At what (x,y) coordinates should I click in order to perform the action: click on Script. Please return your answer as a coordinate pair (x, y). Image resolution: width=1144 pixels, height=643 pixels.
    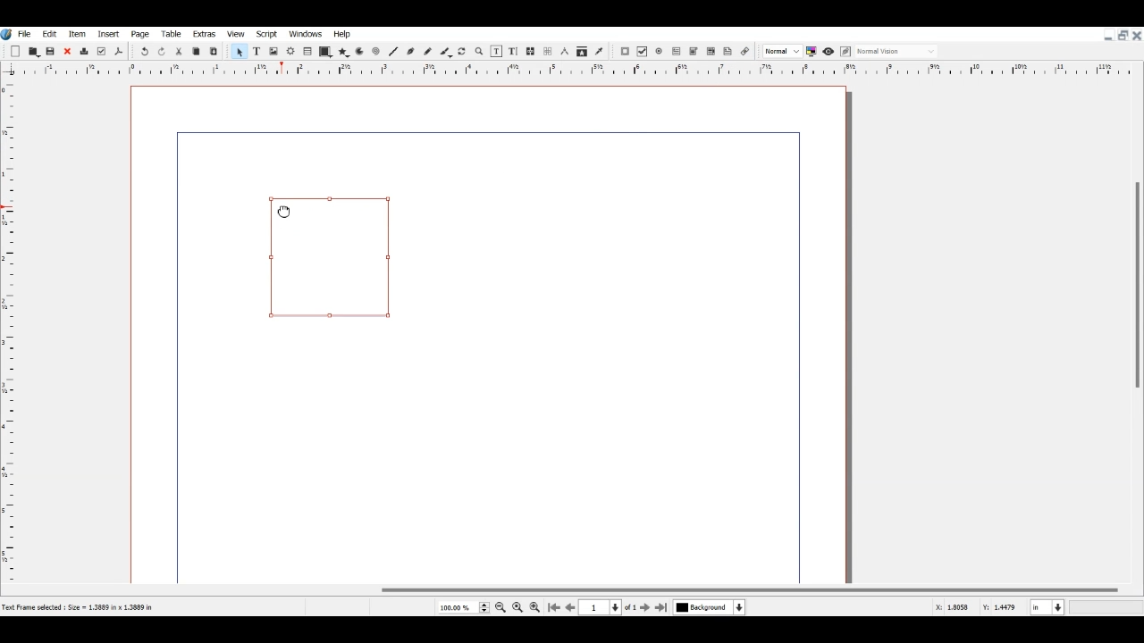
    Looking at the image, I should click on (268, 33).